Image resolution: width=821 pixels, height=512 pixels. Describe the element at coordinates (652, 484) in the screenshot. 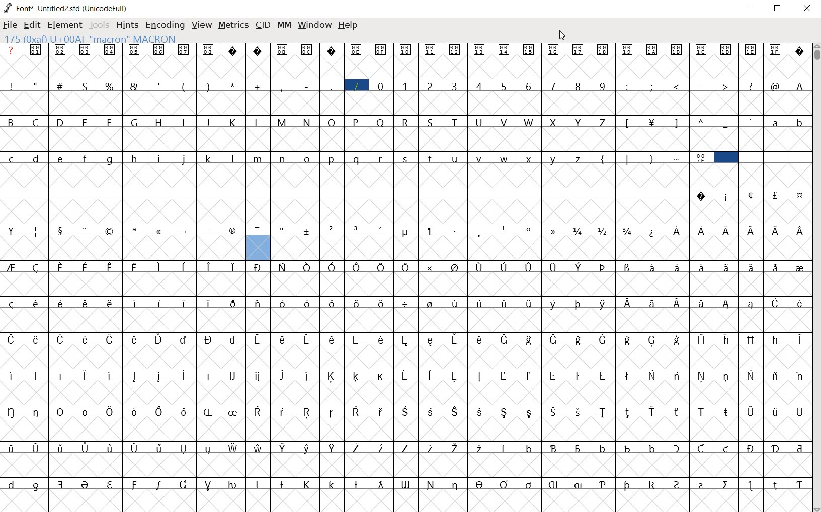

I see `Symbol` at that location.